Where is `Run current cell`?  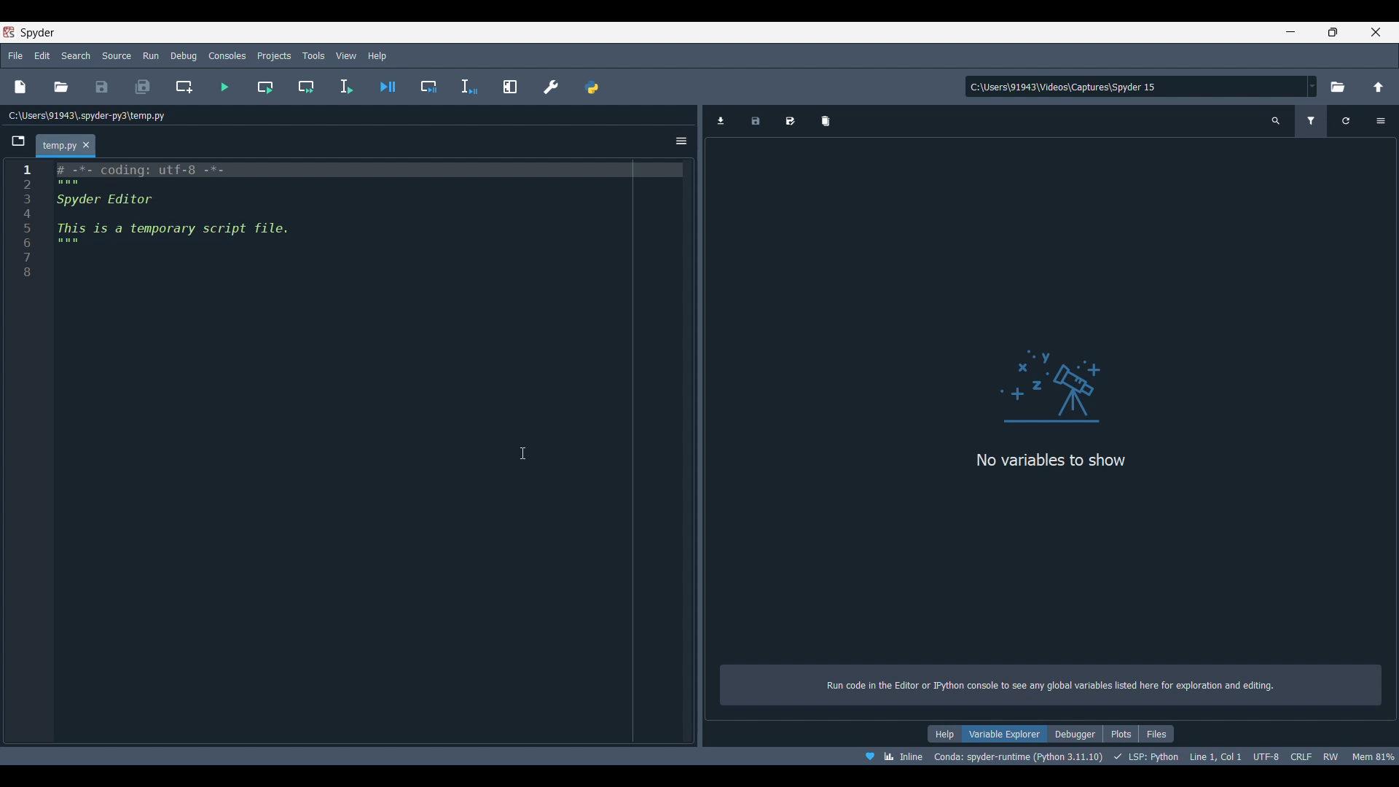
Run current cell is located at coordinates (265, 87).